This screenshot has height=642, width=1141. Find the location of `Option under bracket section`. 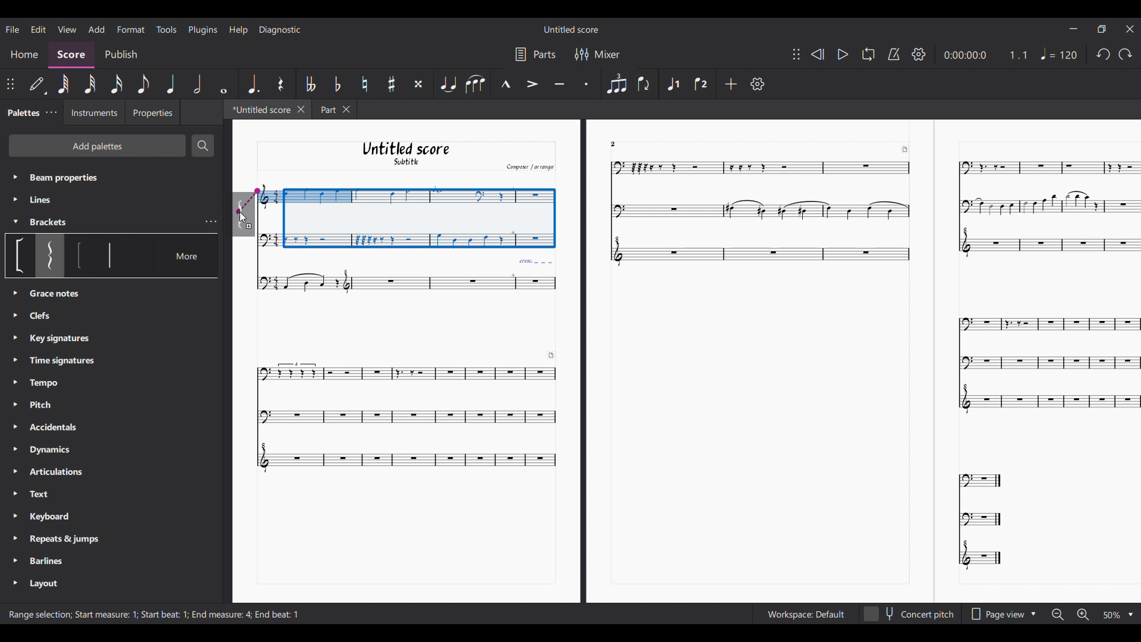

Option under bracket section is located at coordinates (80, 256).